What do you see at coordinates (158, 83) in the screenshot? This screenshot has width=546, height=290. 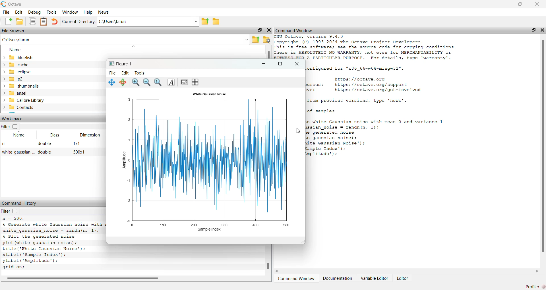 I see `Automatic limits for current axes` at bounding box center [158, 83].